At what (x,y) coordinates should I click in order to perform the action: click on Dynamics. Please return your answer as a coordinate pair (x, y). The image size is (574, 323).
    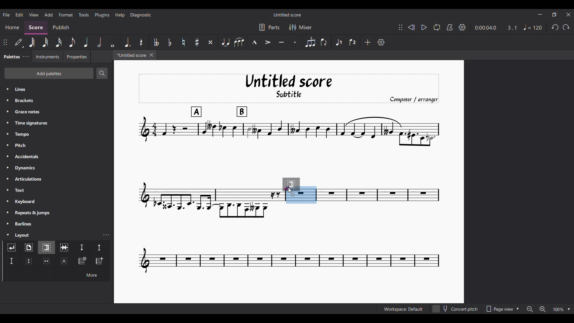
    Looking at the image, I should click on (57, 168).